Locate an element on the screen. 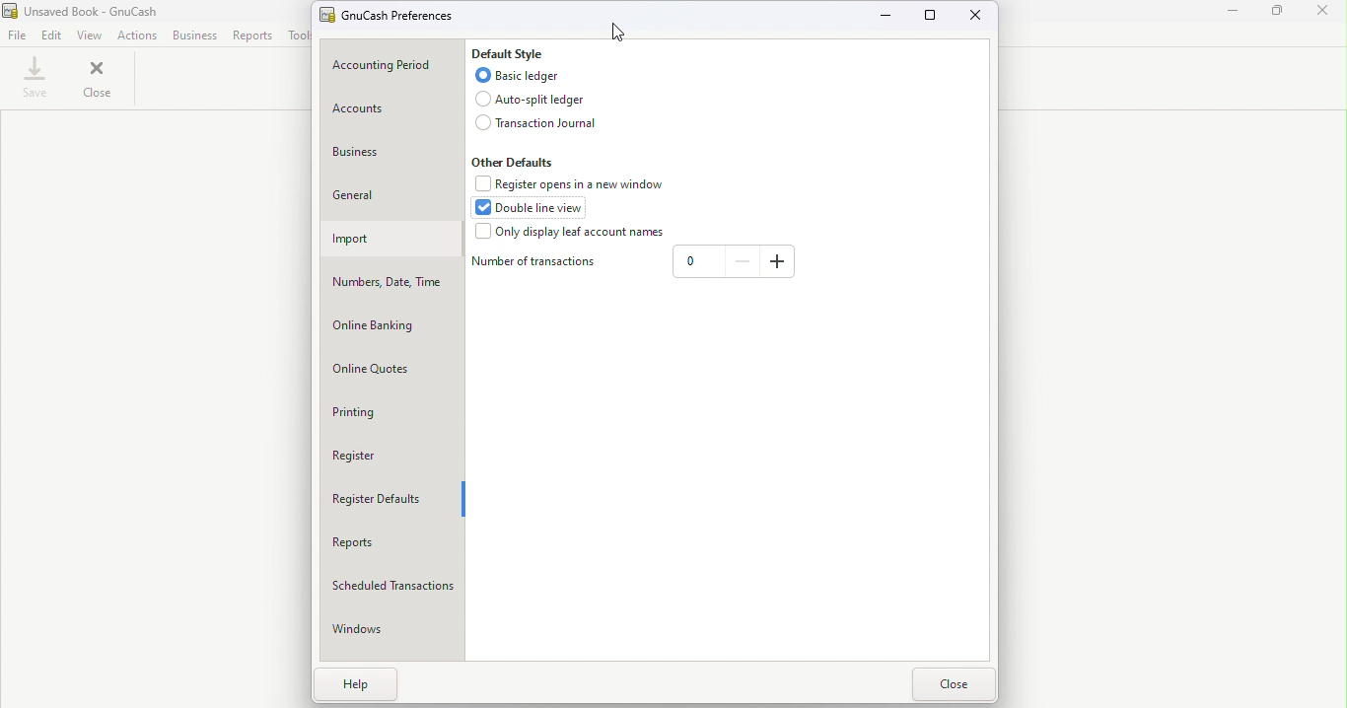  cursor is located at coordinates (615, 32).